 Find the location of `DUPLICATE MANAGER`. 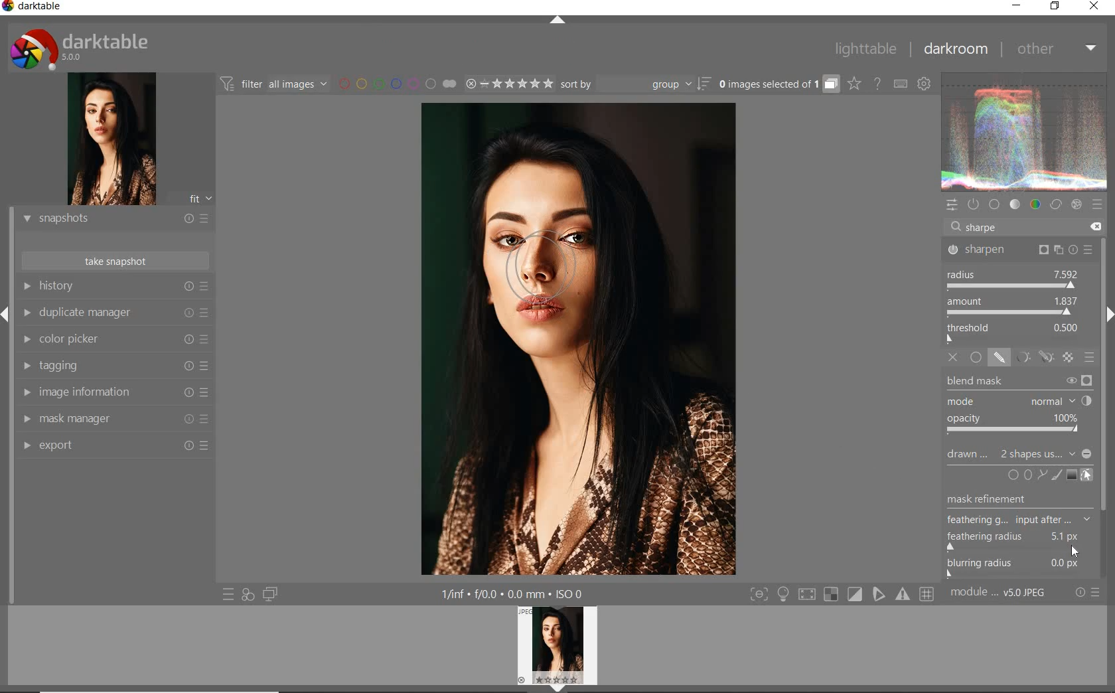

DUPLICATE MANAGER is located at coordinates (117, 315).